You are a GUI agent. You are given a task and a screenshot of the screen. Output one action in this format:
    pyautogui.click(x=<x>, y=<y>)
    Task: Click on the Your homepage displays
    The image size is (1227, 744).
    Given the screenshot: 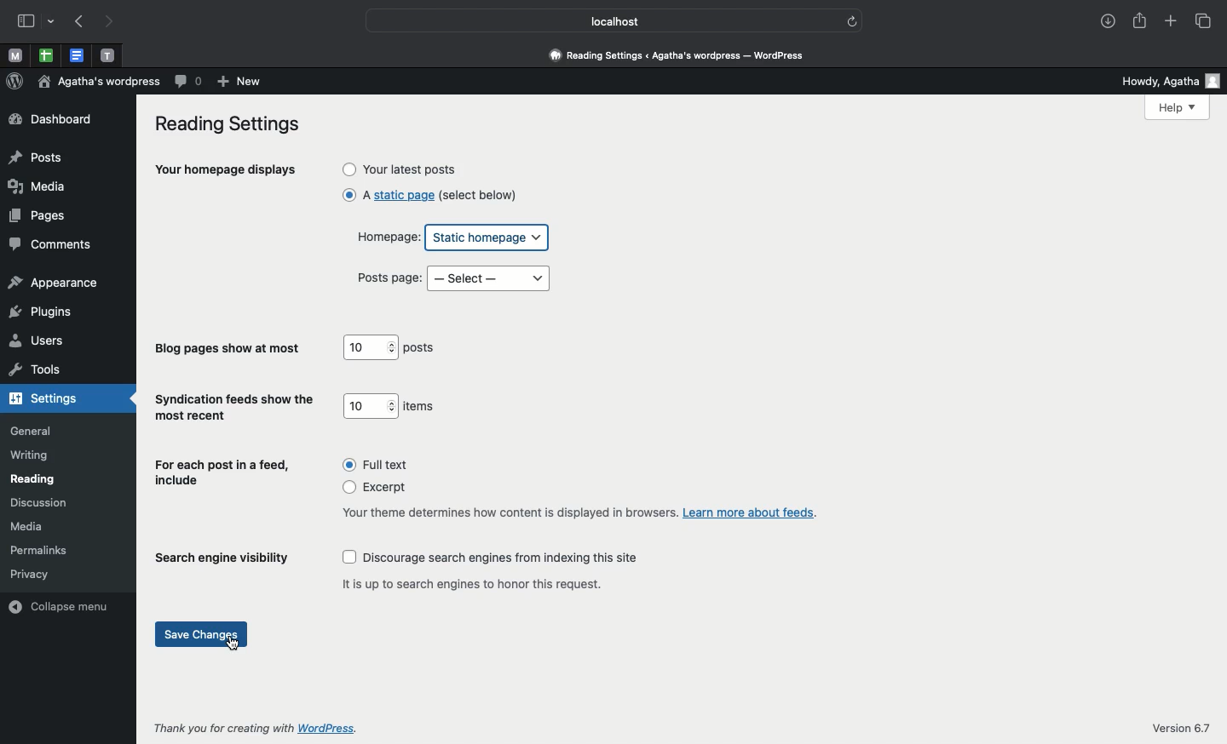 What is the action you would take?
    pyautogui.click(x=227, y=172)
    